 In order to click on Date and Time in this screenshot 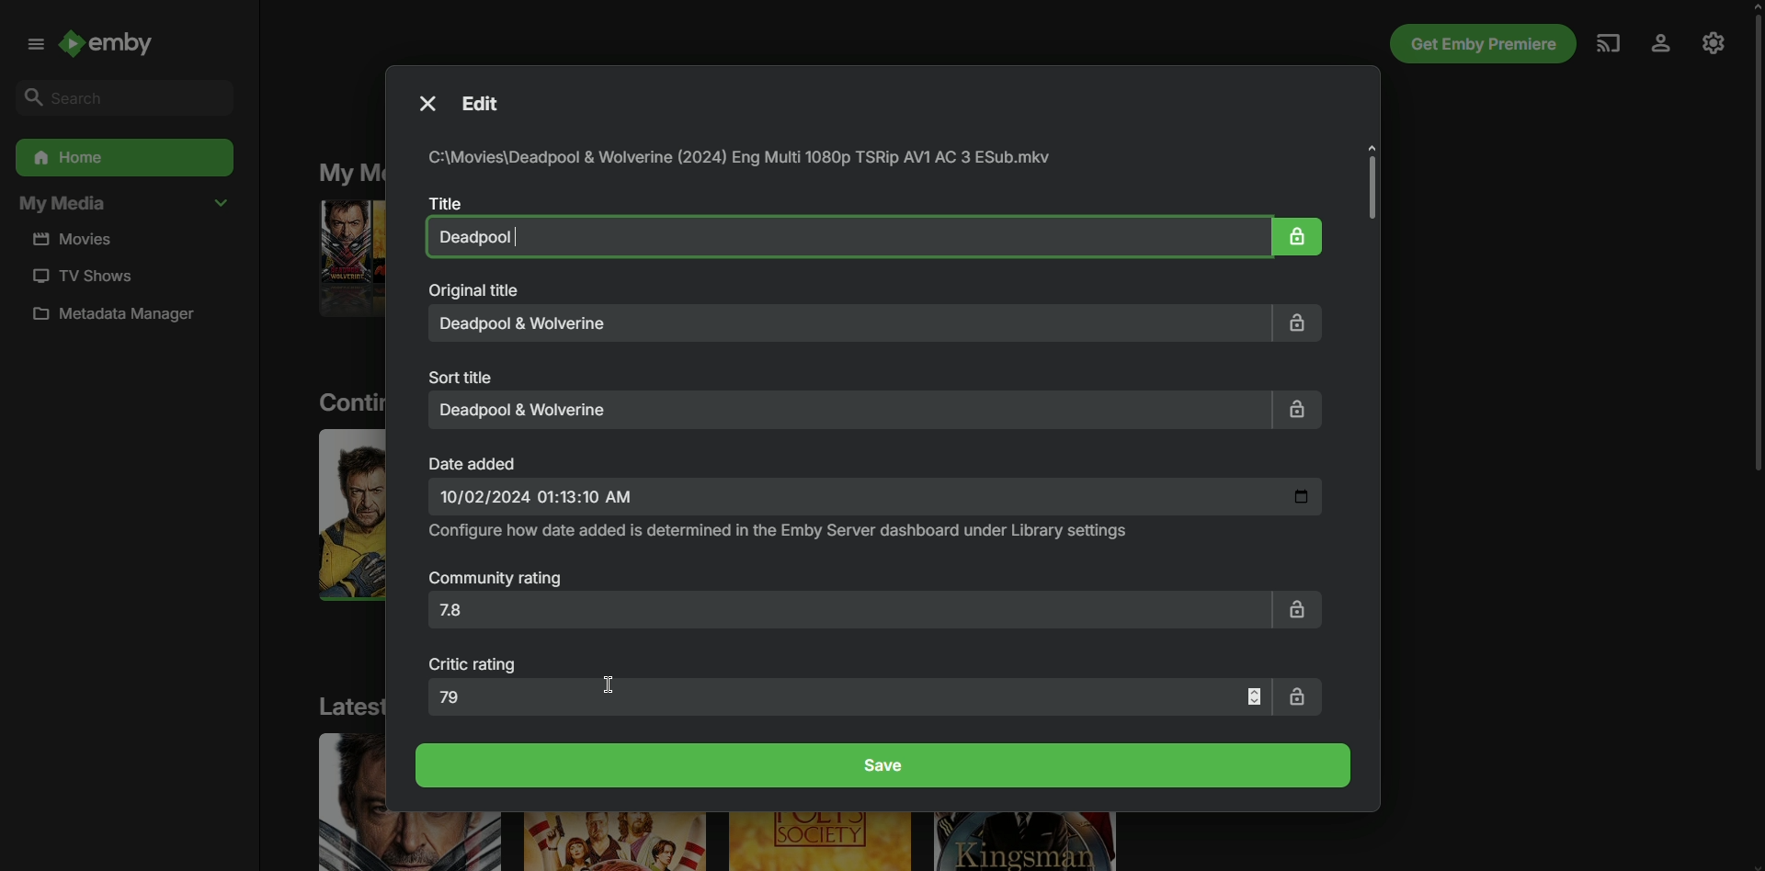, I will do `click(875, 498)`.